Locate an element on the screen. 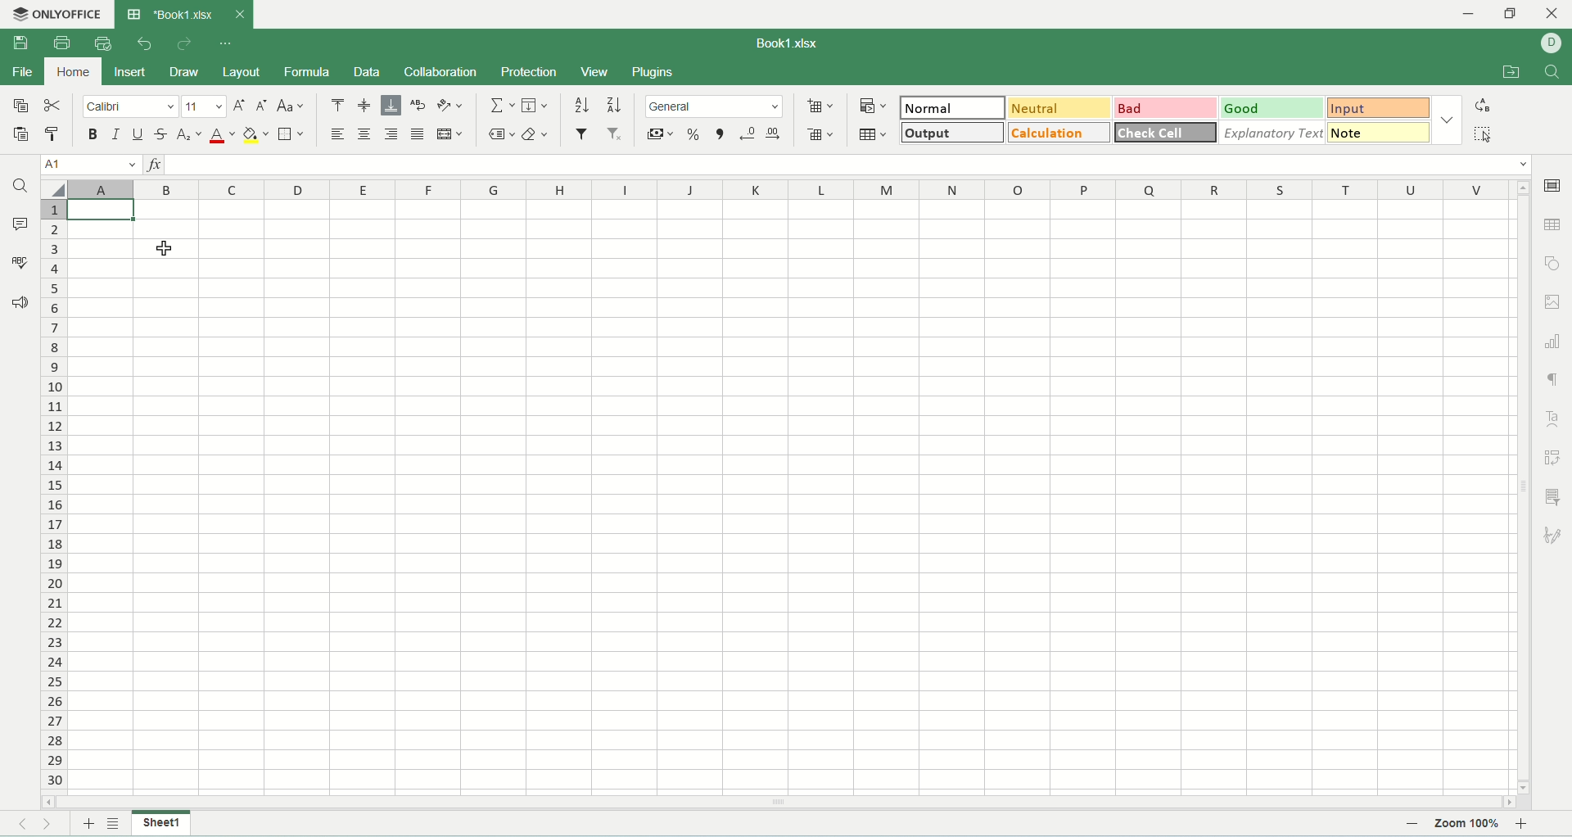 This screenshot has width=1572, height=837. sort descending is located at coordinates (615, 104).